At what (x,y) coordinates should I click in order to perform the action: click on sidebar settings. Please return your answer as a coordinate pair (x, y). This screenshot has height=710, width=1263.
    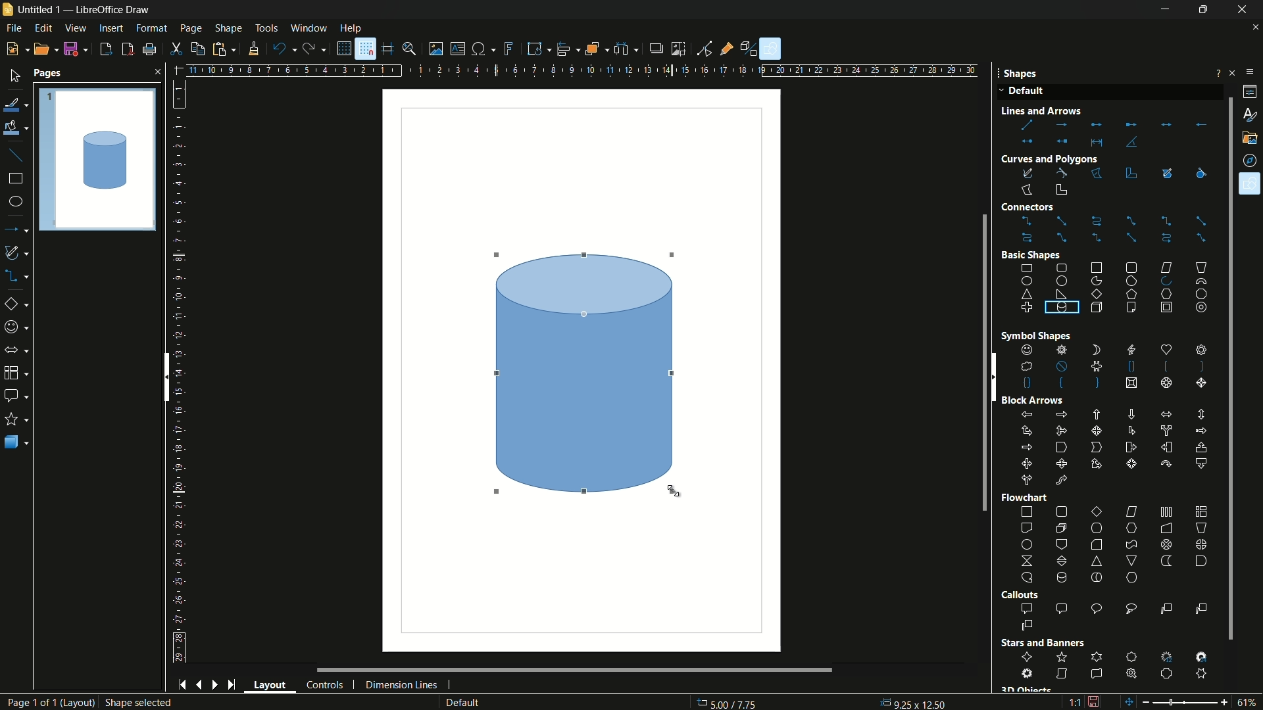
    Looking at the image, I should click on (1249, 72).